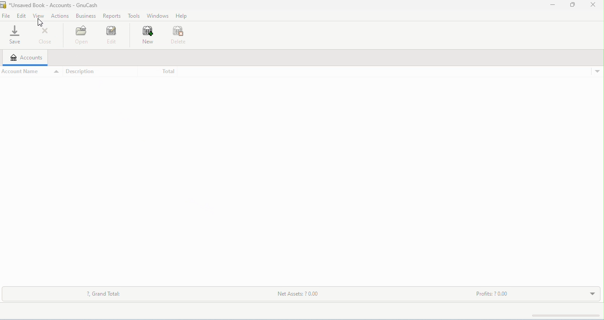  Describe the element at coordinates (83, 35) in the screenshot. I see `open` at that location.